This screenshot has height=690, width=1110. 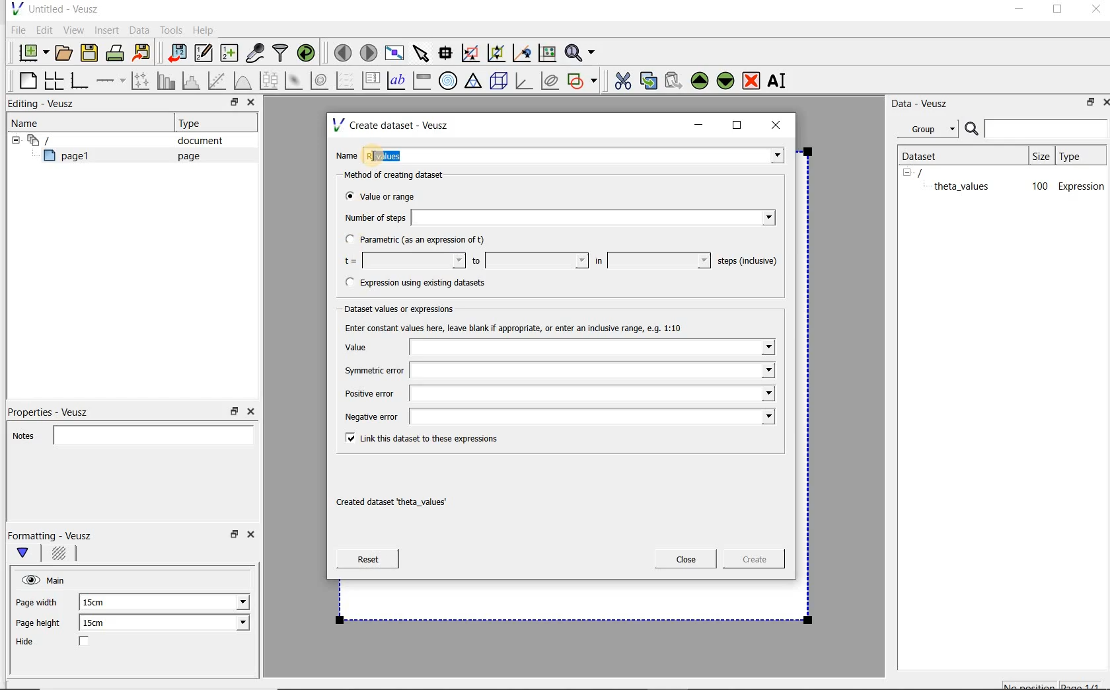 I want to click on move to the previous page, so click(x=344, y=51).